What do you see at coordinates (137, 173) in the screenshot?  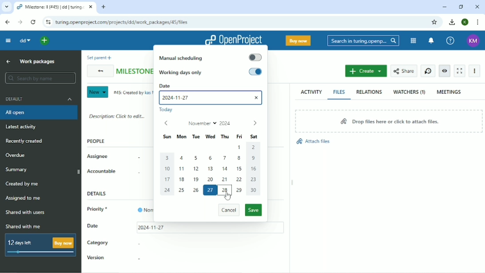 I see `-` at bounding box center [137, 173].